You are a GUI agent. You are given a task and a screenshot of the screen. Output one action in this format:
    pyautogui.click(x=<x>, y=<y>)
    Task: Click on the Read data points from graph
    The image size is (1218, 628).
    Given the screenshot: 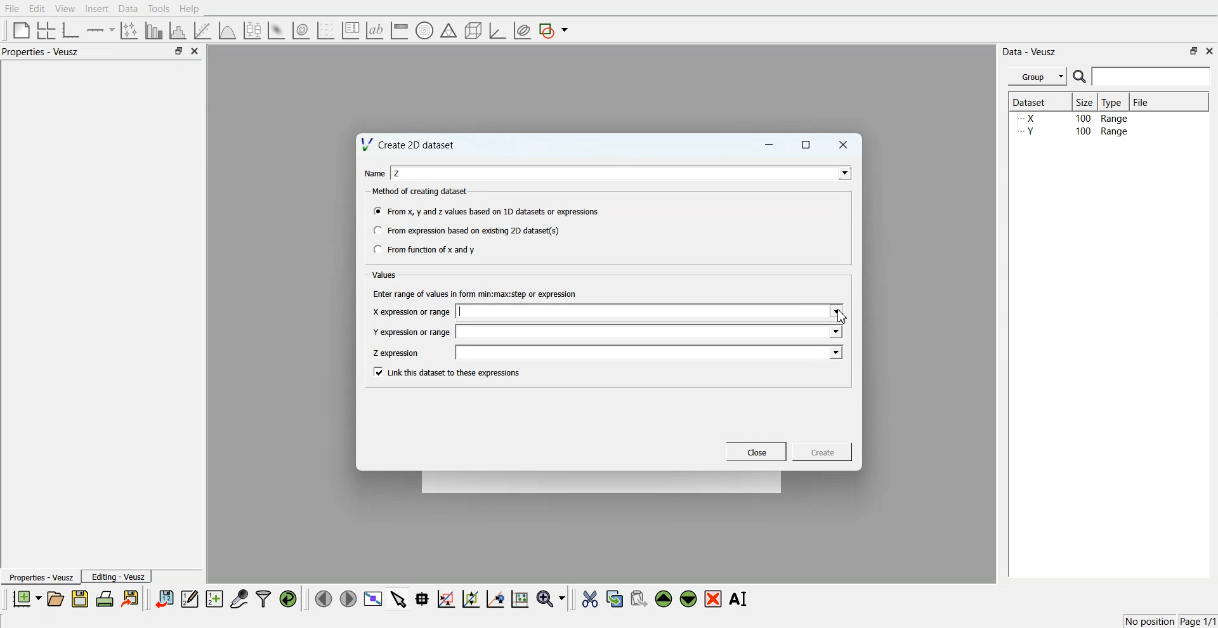 What is the action you would take?
    pyautogui.click(x=422, y=598)
    